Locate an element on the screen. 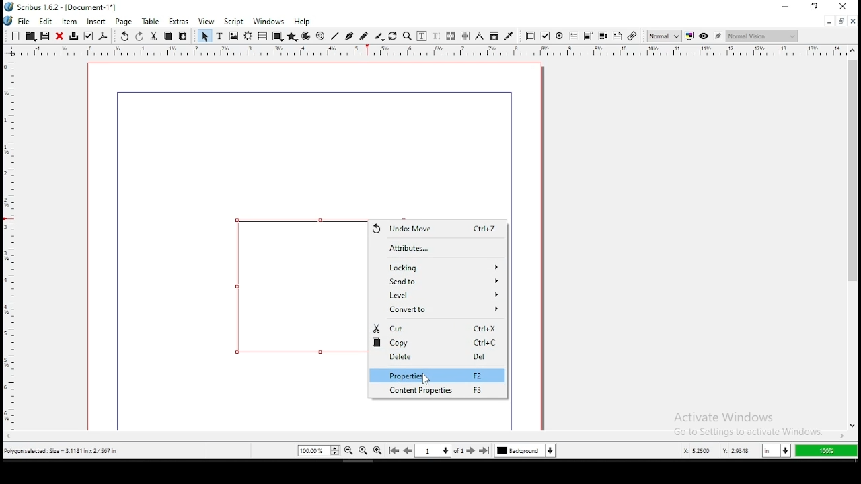 The image size is (861, 484). delete is located at coordinates (437, 356).